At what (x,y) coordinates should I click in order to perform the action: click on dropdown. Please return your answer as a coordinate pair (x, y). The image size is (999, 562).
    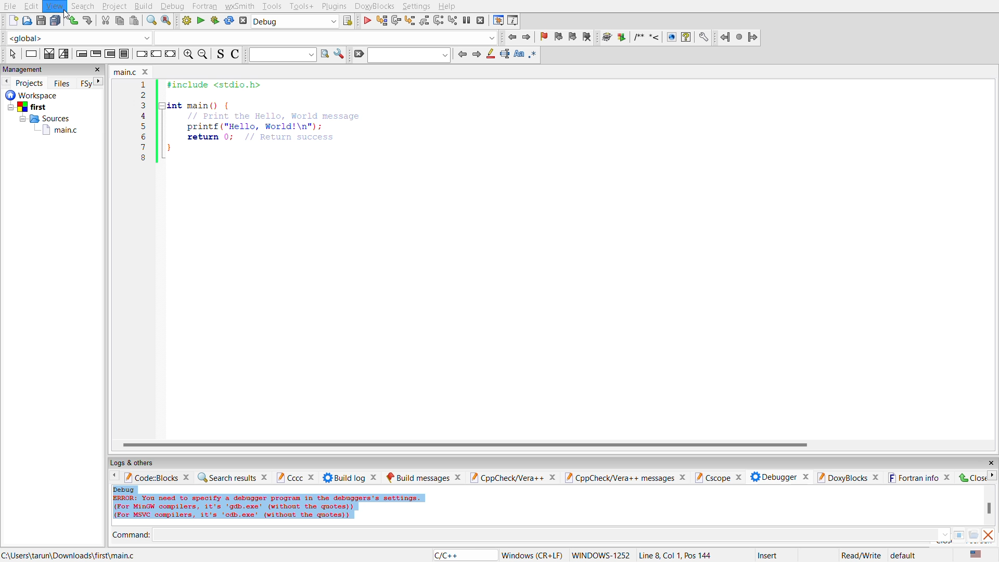
    Looking at the image, I should click on (944, 534).